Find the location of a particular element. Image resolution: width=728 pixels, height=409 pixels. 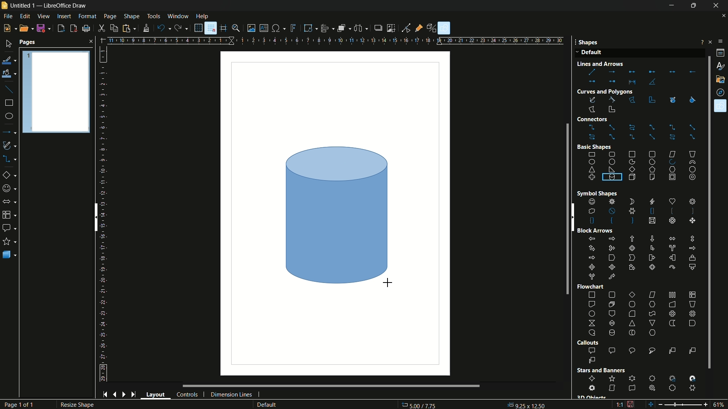

view menu is located at coordinates (44, 16).